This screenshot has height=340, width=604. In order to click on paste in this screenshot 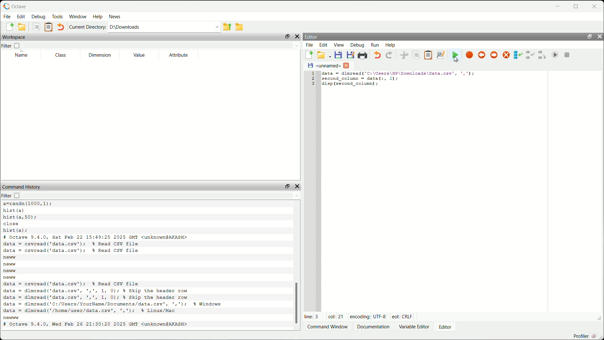, I will do `click(428, 55)`.